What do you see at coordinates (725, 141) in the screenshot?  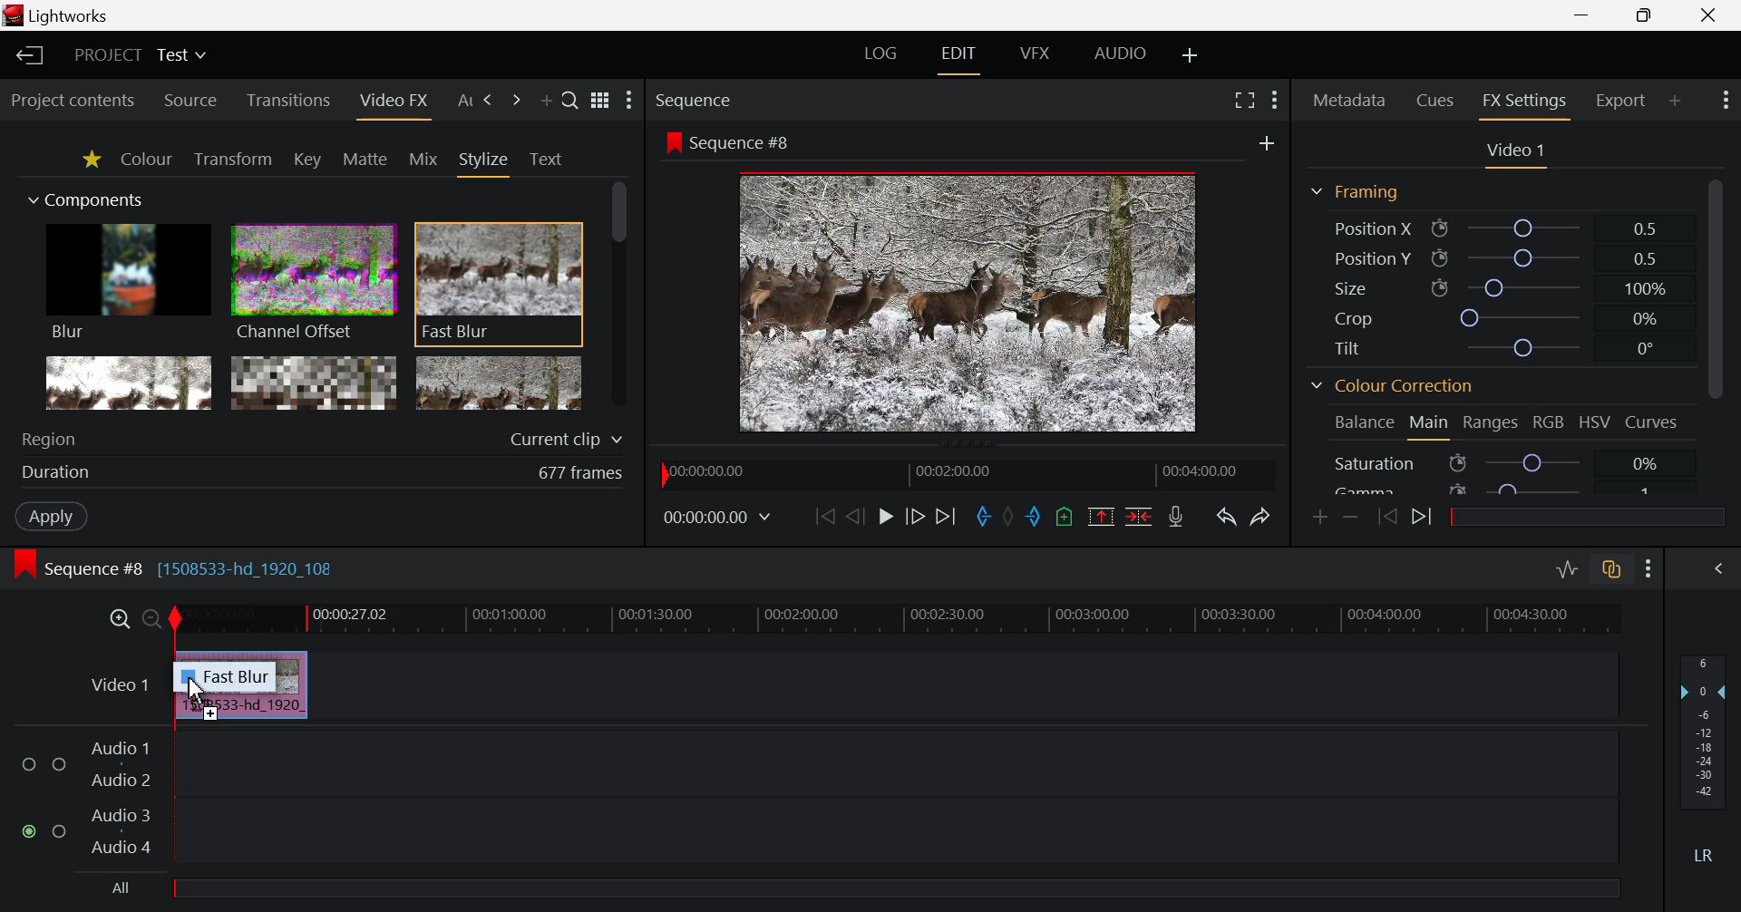 I see `Sequence #8` at bounding box center [725, 141].